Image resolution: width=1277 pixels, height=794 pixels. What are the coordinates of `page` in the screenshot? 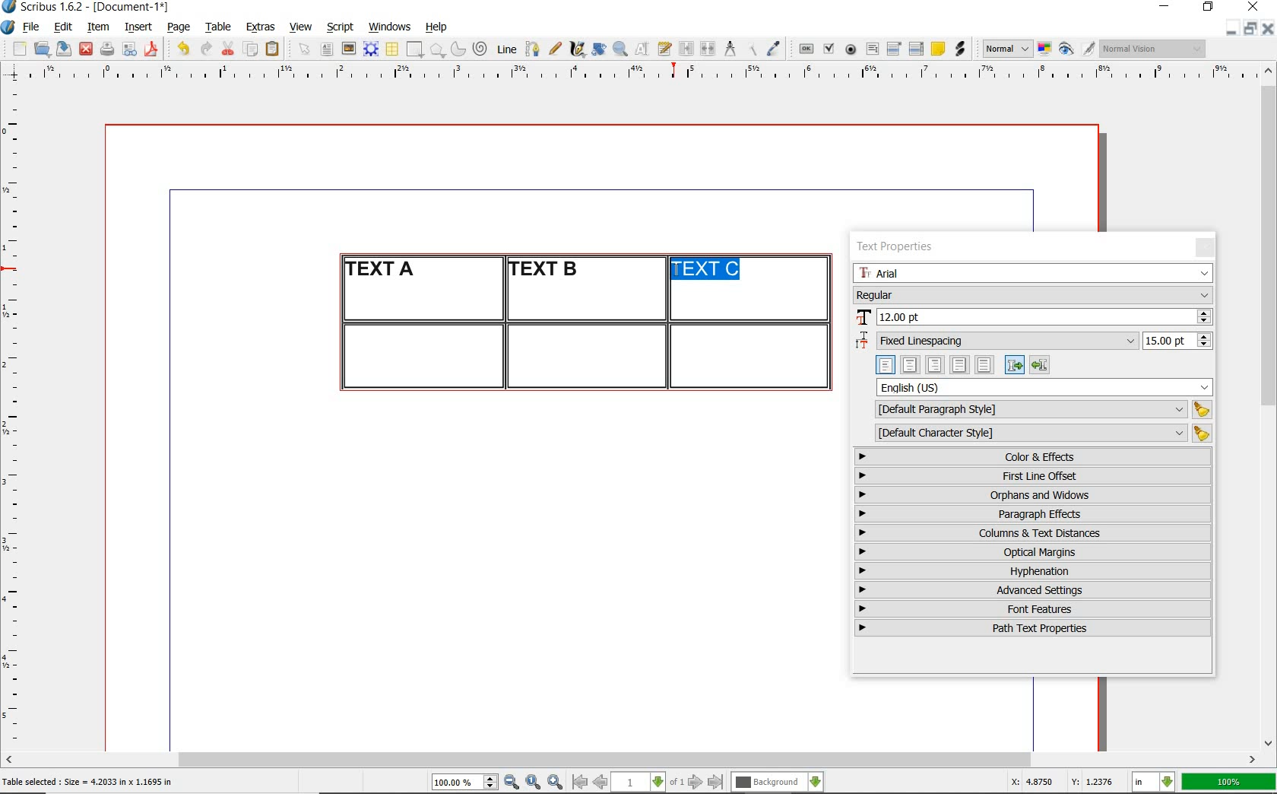 It's located at (179, 27).